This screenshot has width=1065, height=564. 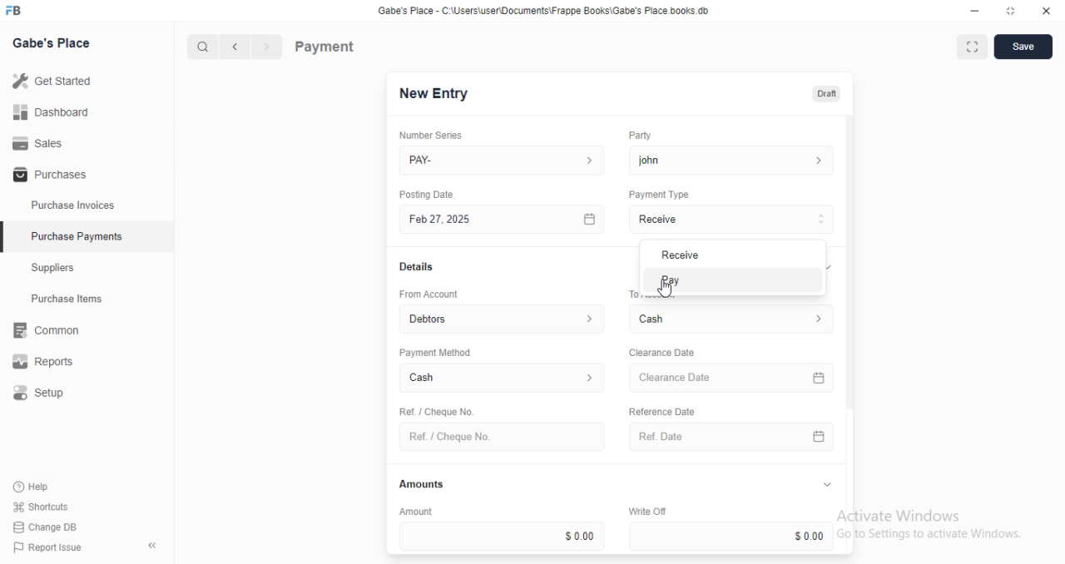 What do you see at coordinates (204, 47) in the screenshot?
I see `search` at bounding box center [204, 47].